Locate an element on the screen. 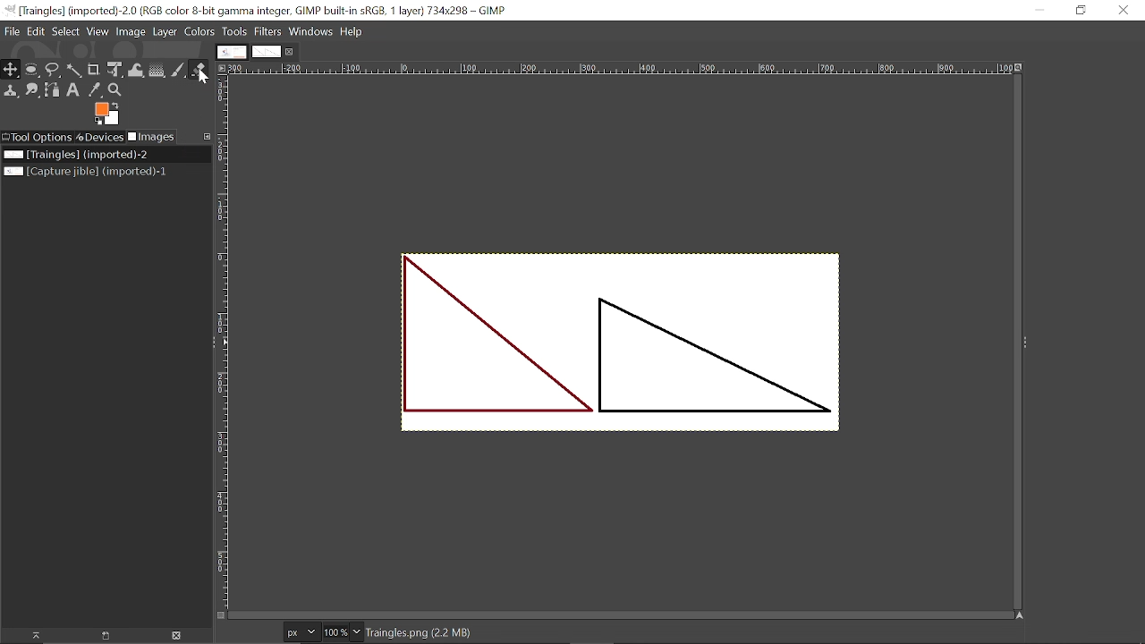 This screenshot has width=1145, height=644. Foreground tool is located at coordinates (108, 114).